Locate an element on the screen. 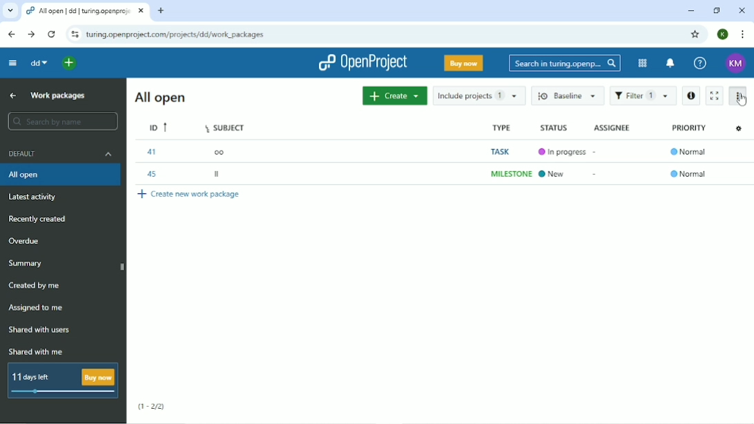 The width and height of the screenshot is (754, 424). Default is located at coordinates (61, 154).